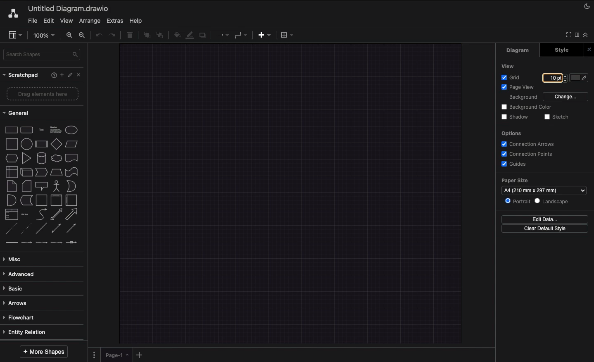 Image resolution: width=594 pixels, height=362 pixels. What do you see at coordinates (33, 21) in the screenshot?
I see `File` at bounding box center [33, 21].